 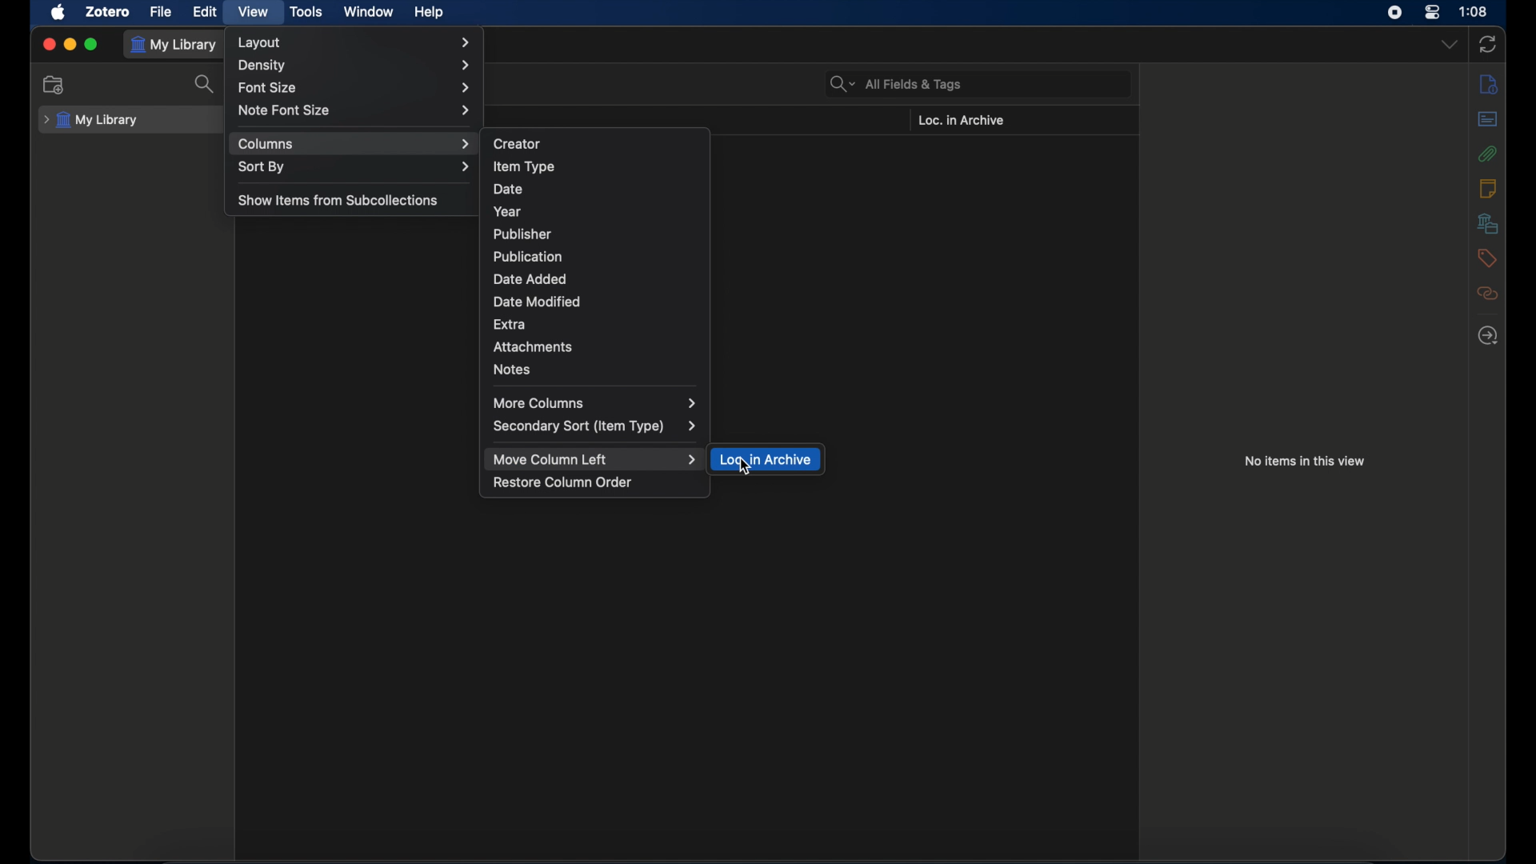 What do you see at coordinates (767, 460) in the screenshot?
I see `loc. in archive` at bounding box center [767, 460].